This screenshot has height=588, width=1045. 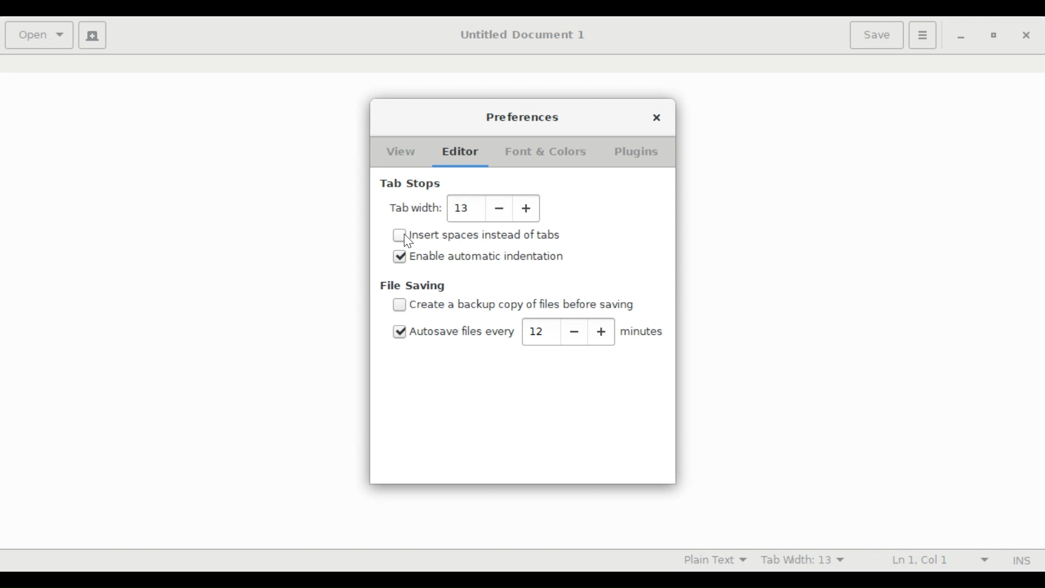 What do you see at coordinates (409, 243) in the screenshot?
I see `Cursor` at bounding box center [409, 243].